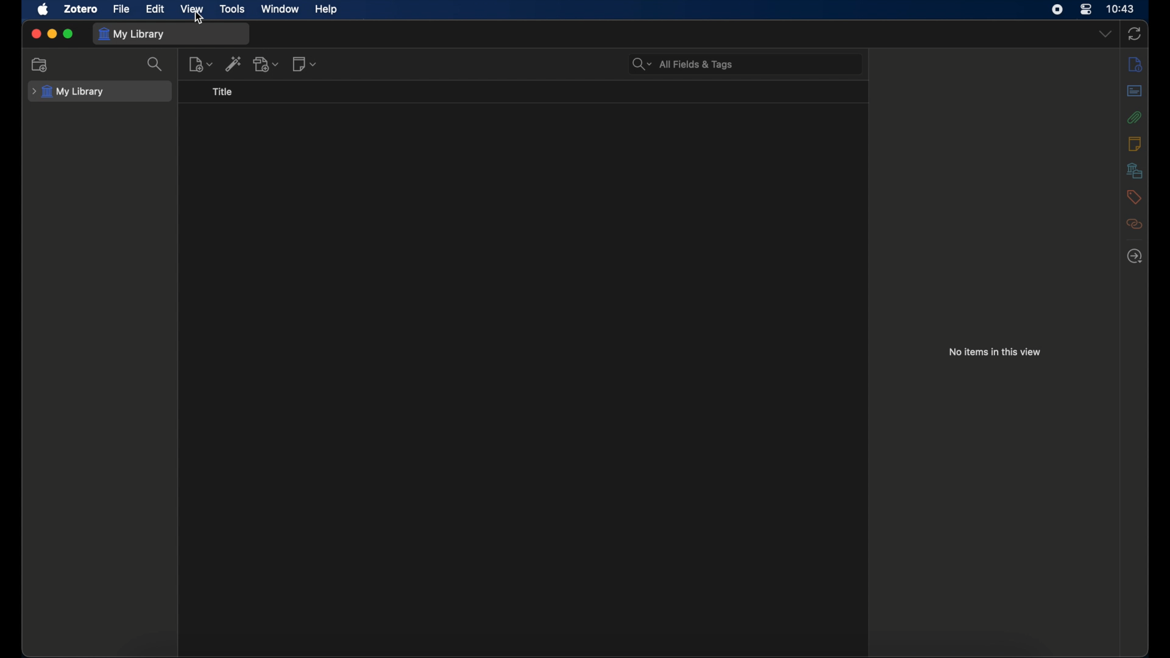 The height and width of the screenshot is (658, 1170). Describe the element at coordinates (1059, 10) in the screenshot. I see `screen recorder` at that location.